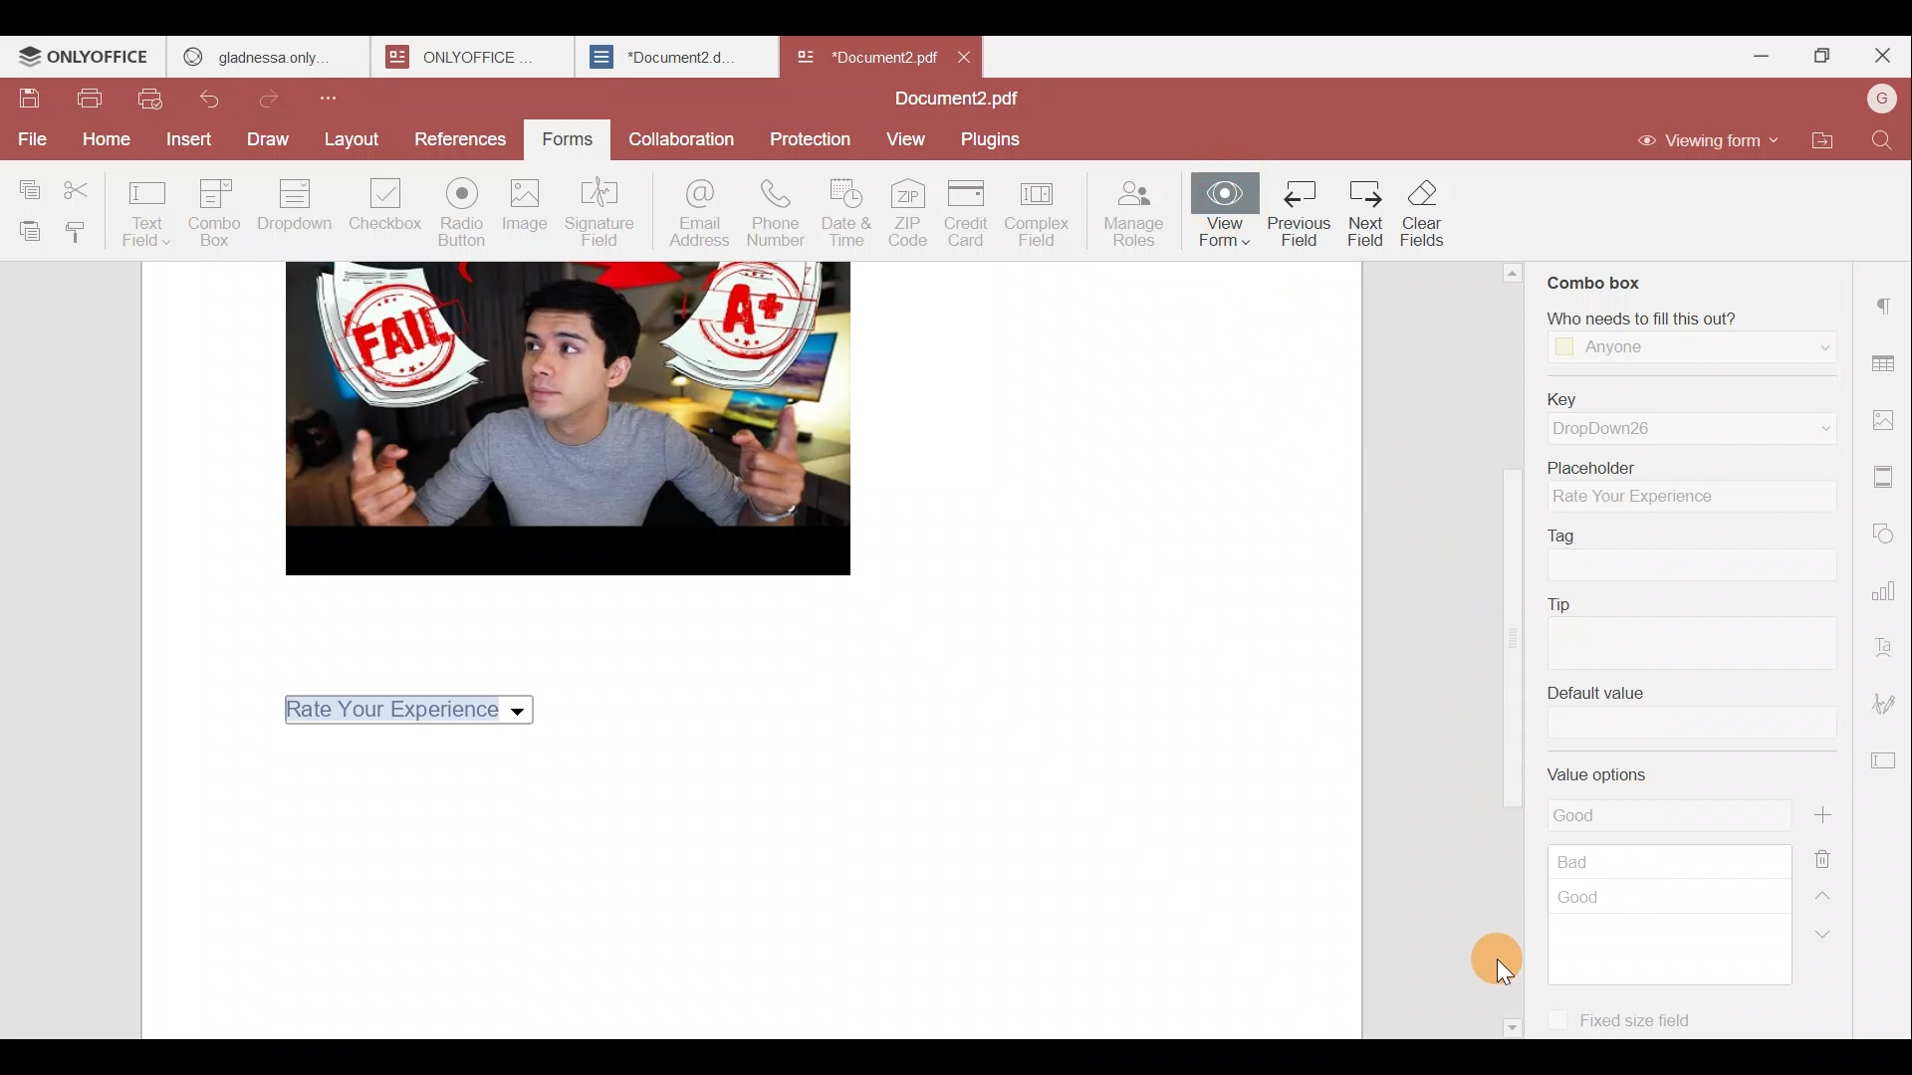  Describe the element at coordinates (969, 213) in the screenshot. I see `Credit card` at that location.